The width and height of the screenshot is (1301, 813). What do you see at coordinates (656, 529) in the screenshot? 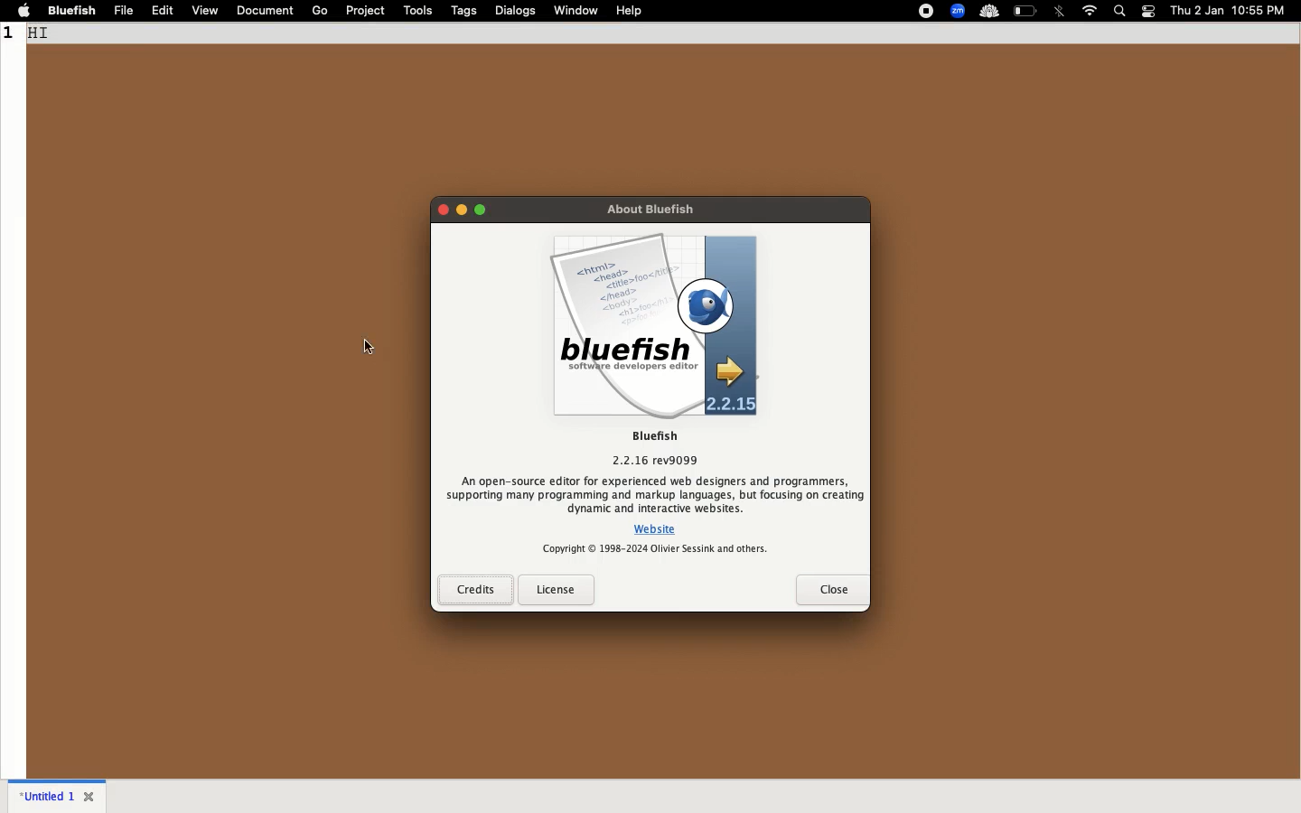
I see `link` at bounding box center [656, 529].